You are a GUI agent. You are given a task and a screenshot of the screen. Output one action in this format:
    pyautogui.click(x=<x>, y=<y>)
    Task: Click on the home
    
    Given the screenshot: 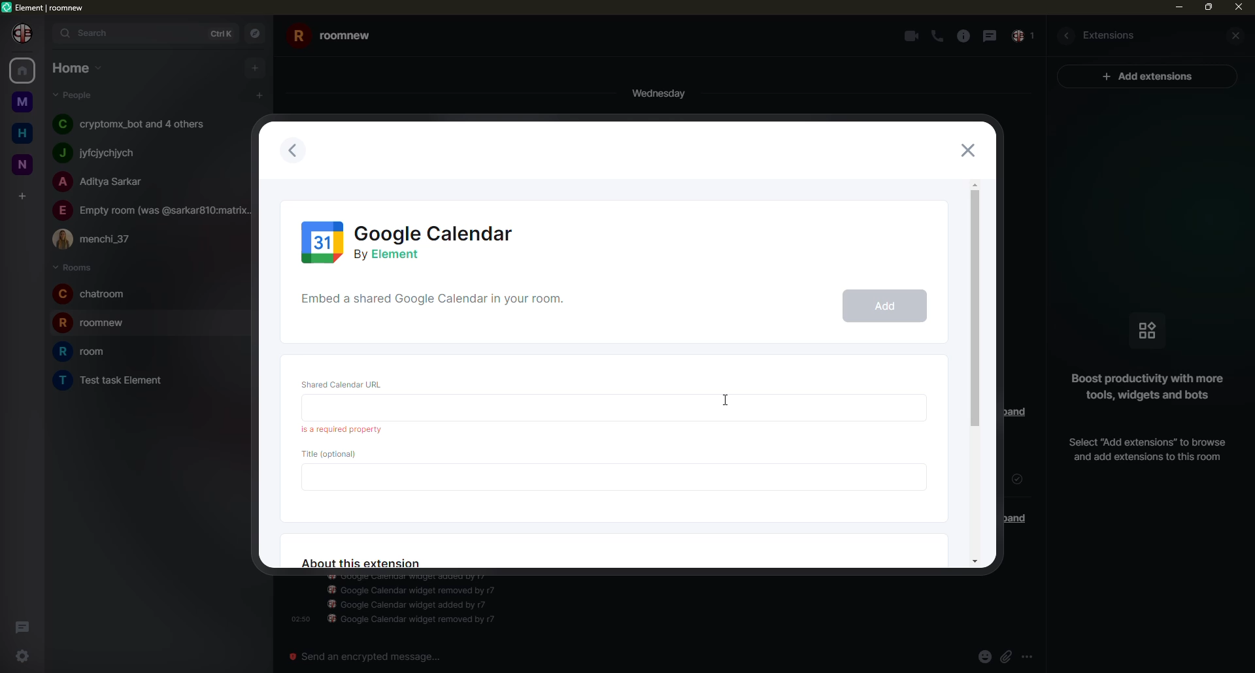 What is the action you would take?
    pyautogui.click(x=75, y=67)
    